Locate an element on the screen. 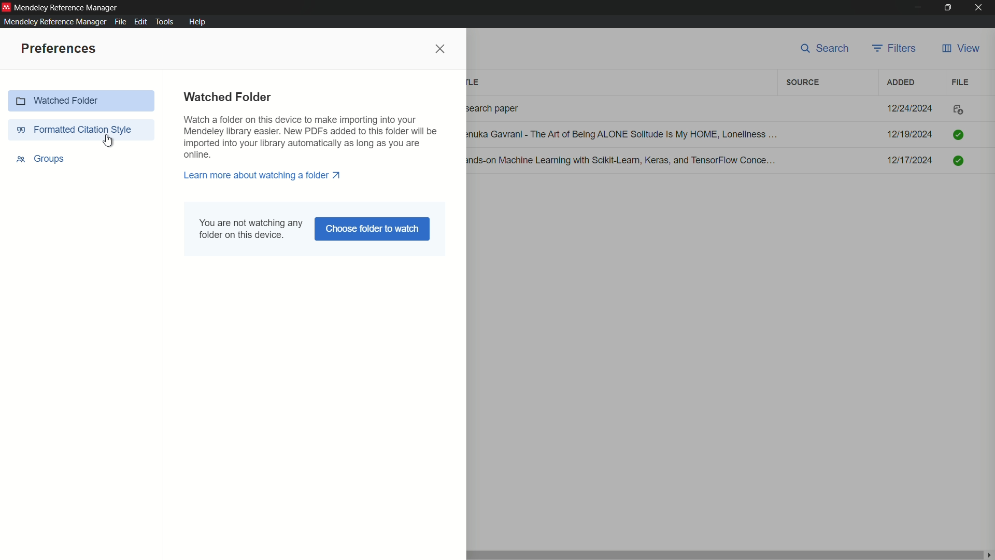 The image size is (995, 560). filters is located at coordinates (896, 48).